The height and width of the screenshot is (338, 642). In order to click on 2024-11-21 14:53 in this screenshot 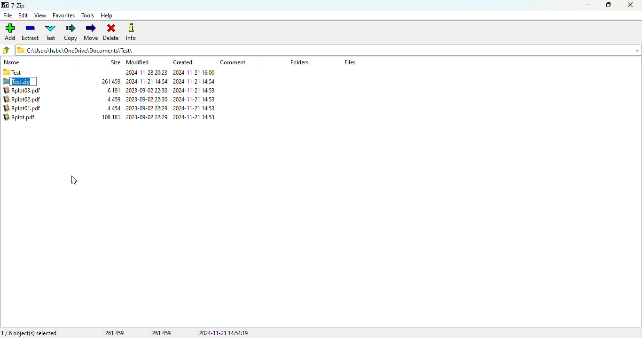, I will do `click(196, 99)`.